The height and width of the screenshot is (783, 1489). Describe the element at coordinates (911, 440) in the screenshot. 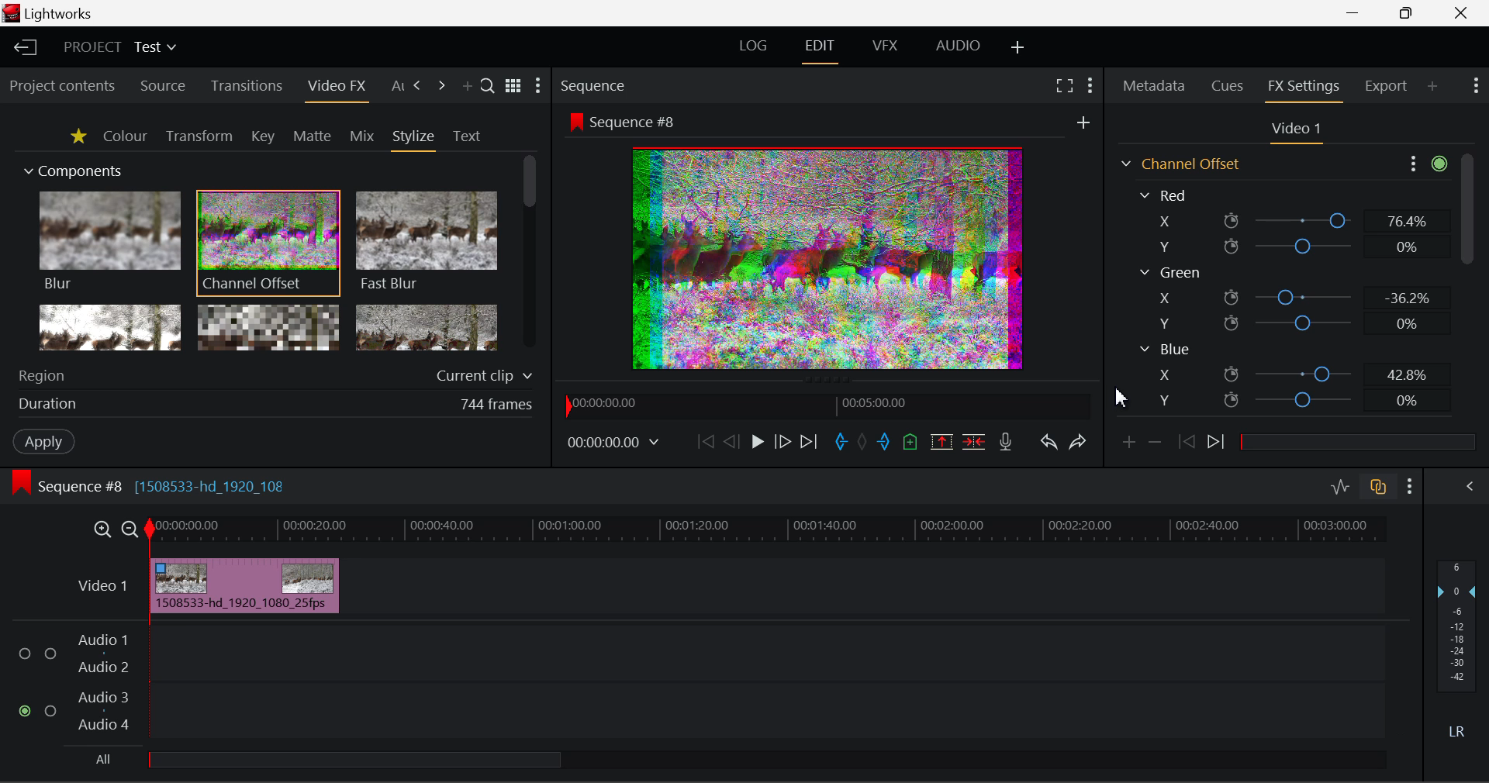

I see `Mark Cue` at that location.